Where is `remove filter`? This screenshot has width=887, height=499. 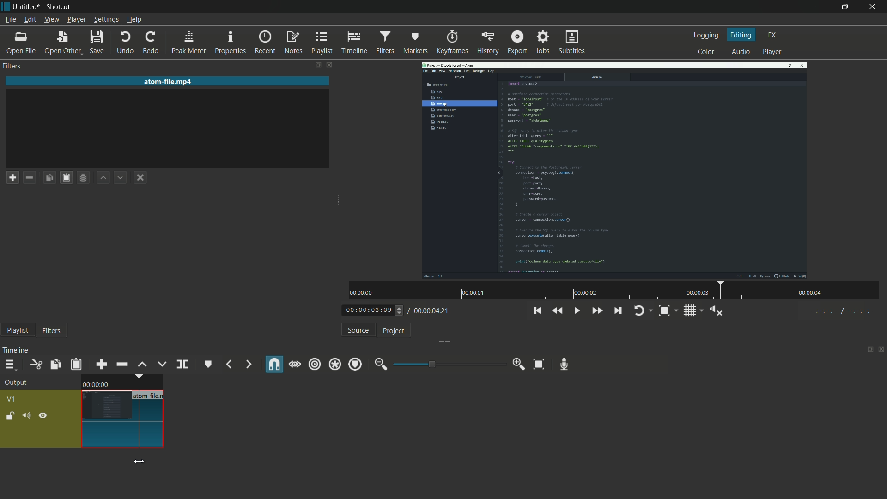
remove filter is located at coordinates (30, 177).